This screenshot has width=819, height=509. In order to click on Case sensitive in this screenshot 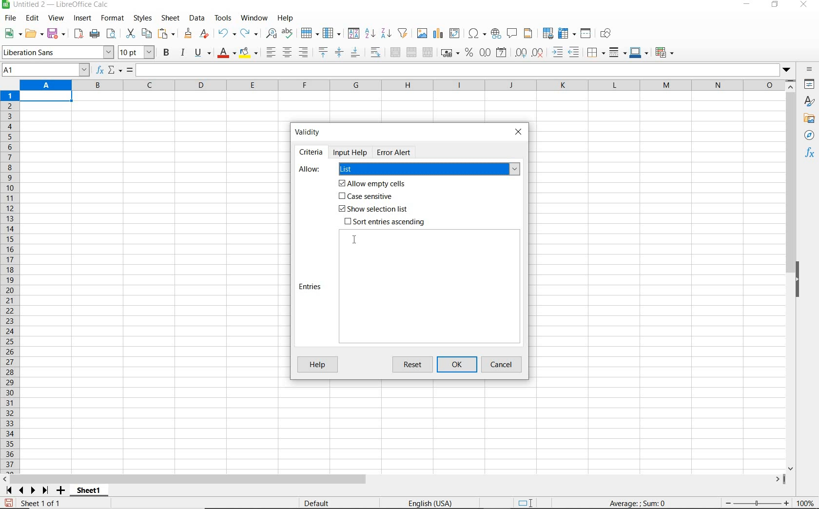, I will do `click(367, 197)`.